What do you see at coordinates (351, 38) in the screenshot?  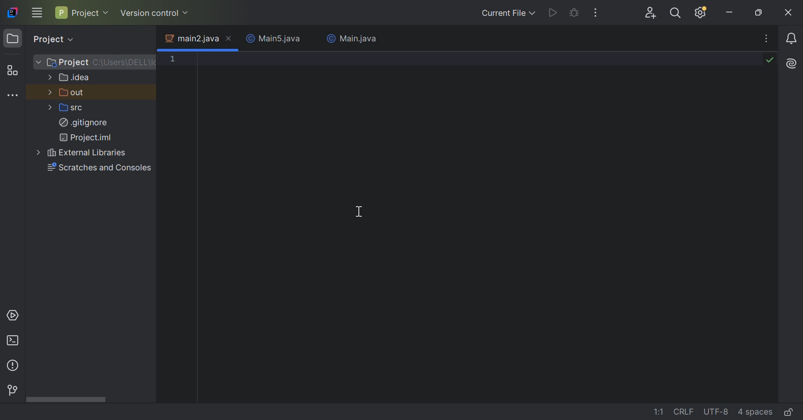 I see `Main.java` at bounding box center [351, 38].